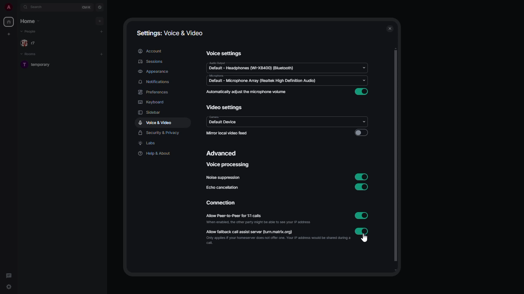 Image resolution: width=524 pixels, height=294 pixels. What do you see at coordinates (362, 232) in the screenshot?
I see `enabled` at bounding box center [362, 232].